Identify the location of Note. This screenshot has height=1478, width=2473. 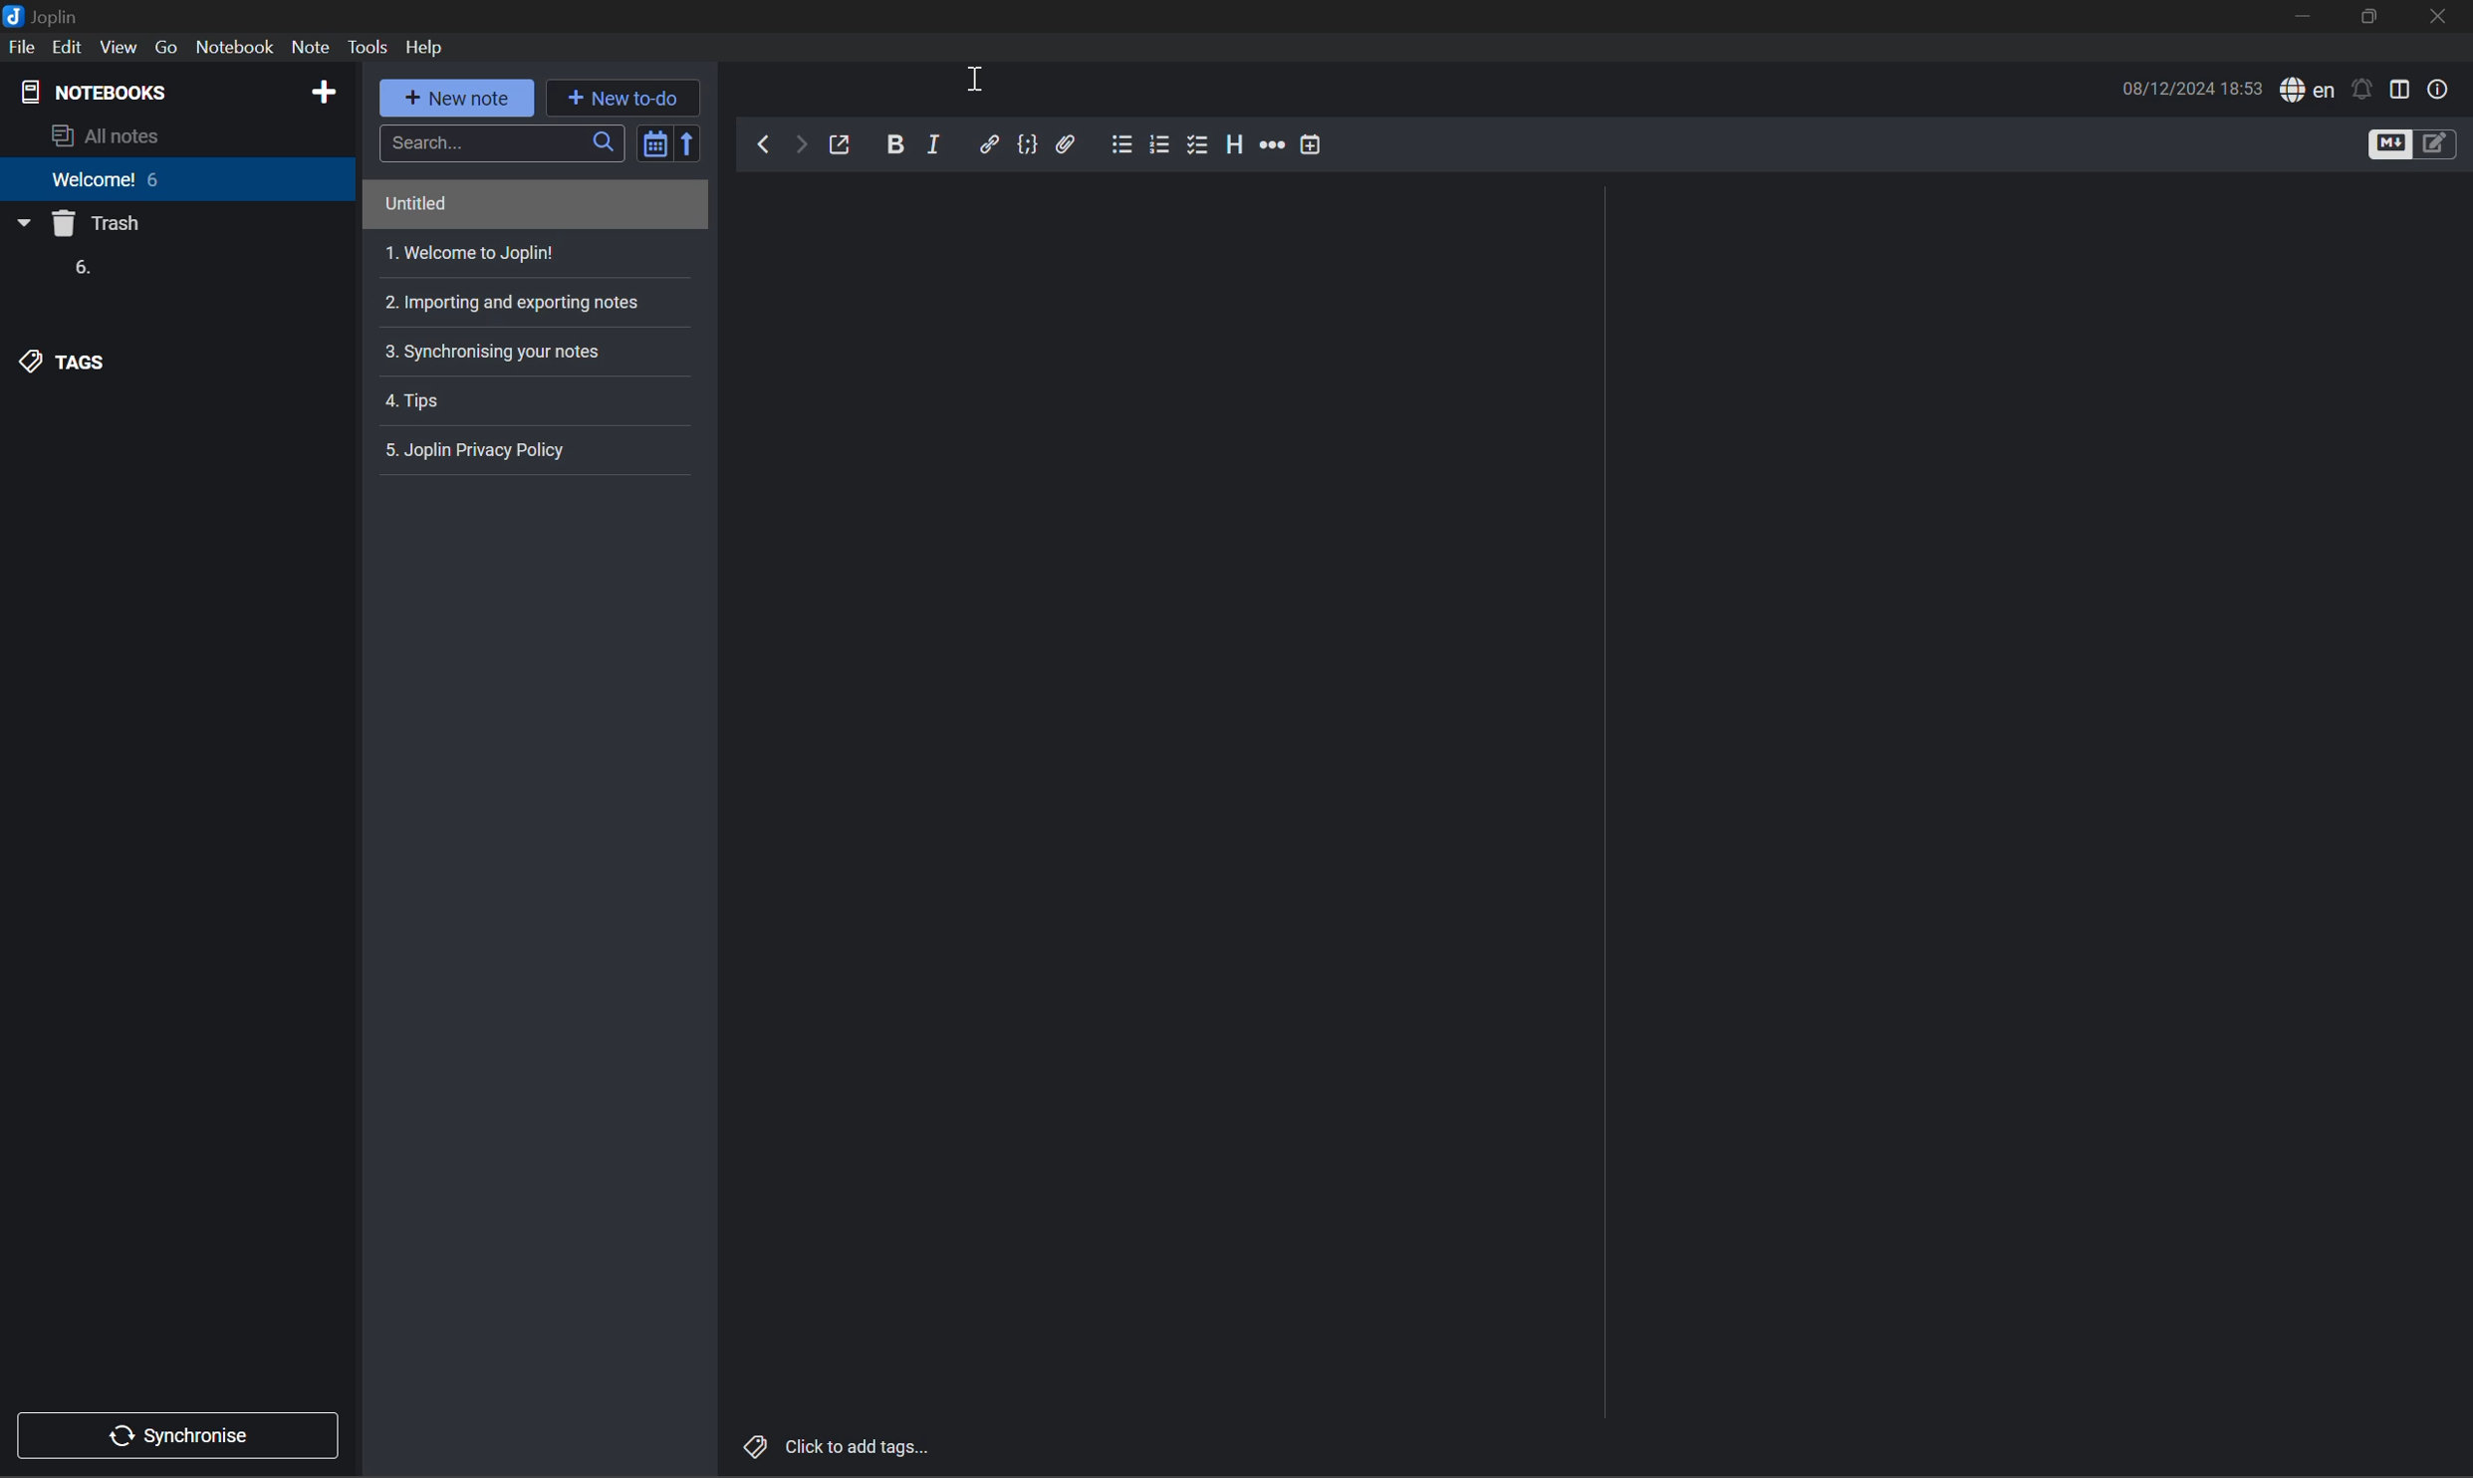
(310, 47).